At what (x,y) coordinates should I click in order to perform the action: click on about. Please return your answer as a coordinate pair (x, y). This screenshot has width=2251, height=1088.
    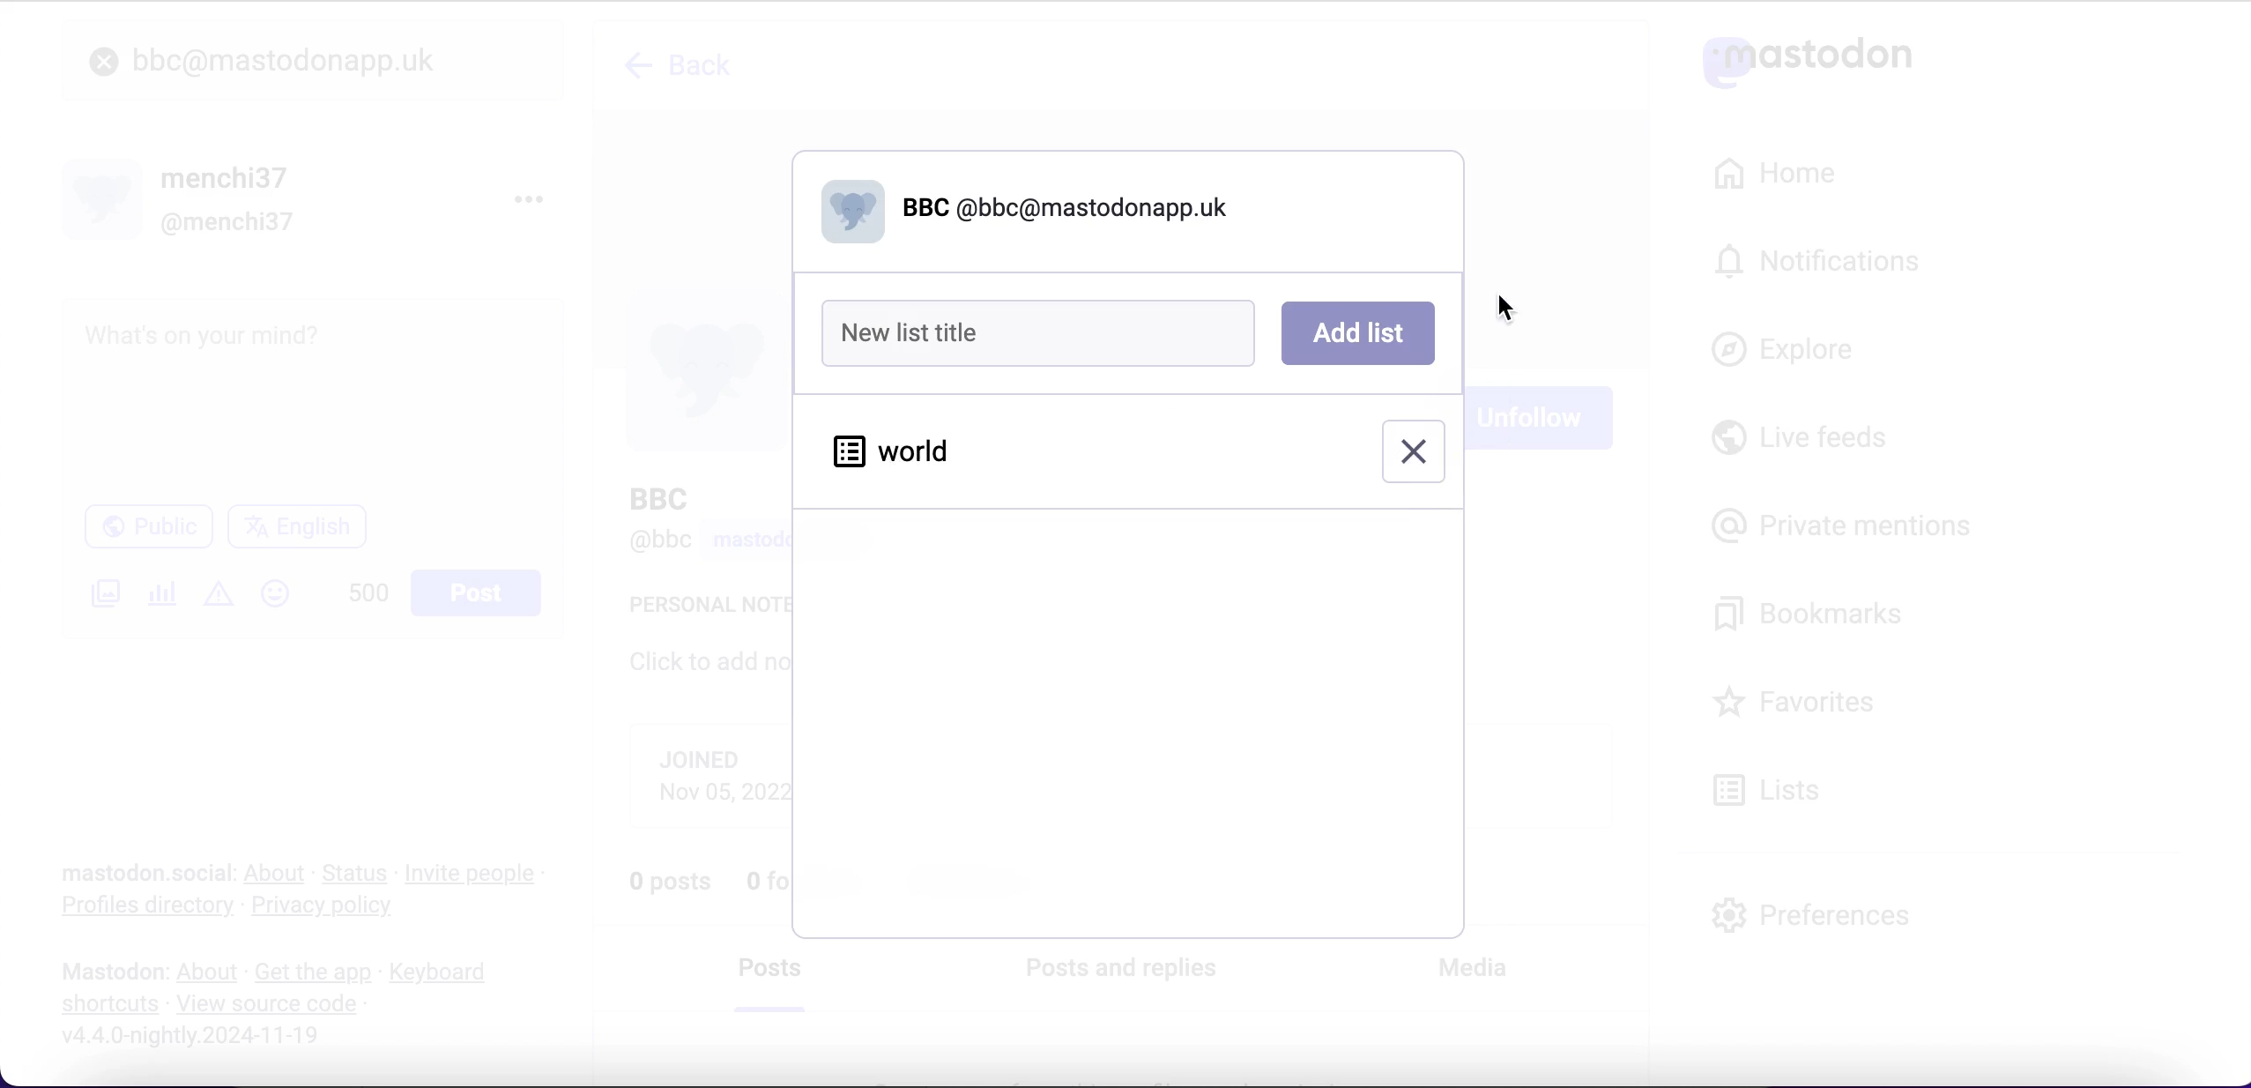
    Looking at the image, I should click on (279, 873).